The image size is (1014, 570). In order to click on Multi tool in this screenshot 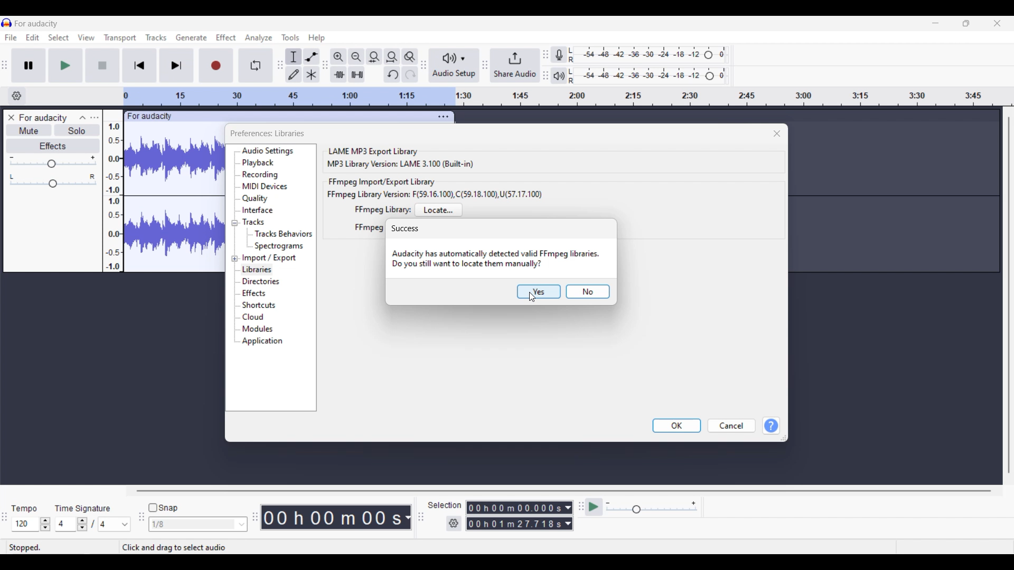, I will do `click(312, 74)`.